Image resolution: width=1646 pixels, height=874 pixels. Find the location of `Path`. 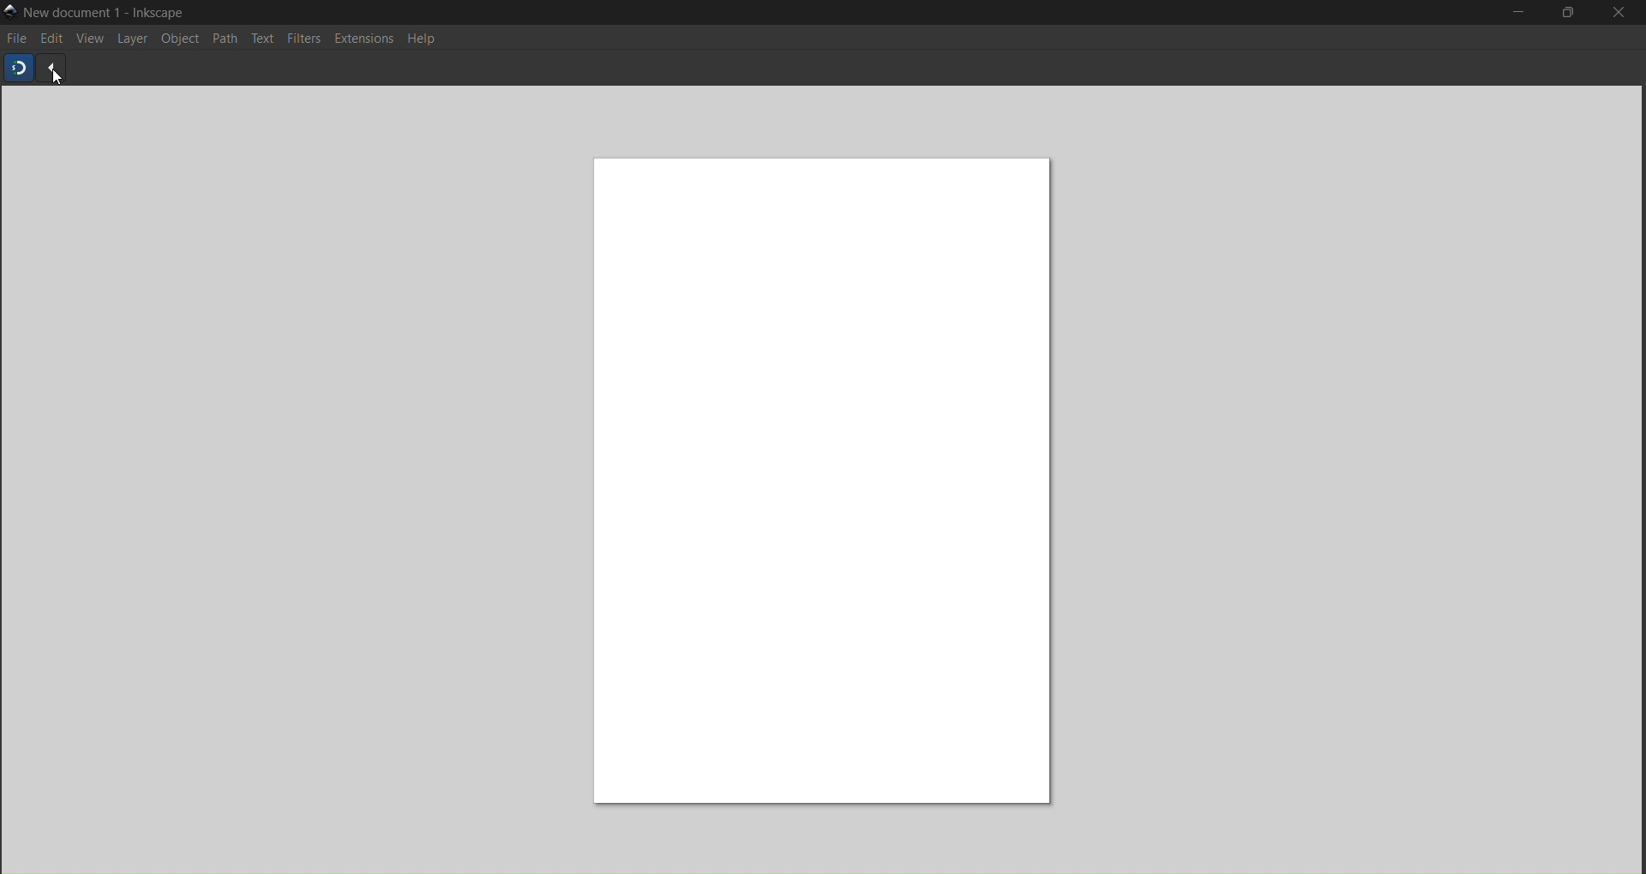

Path is located at coordinates (225, 39).